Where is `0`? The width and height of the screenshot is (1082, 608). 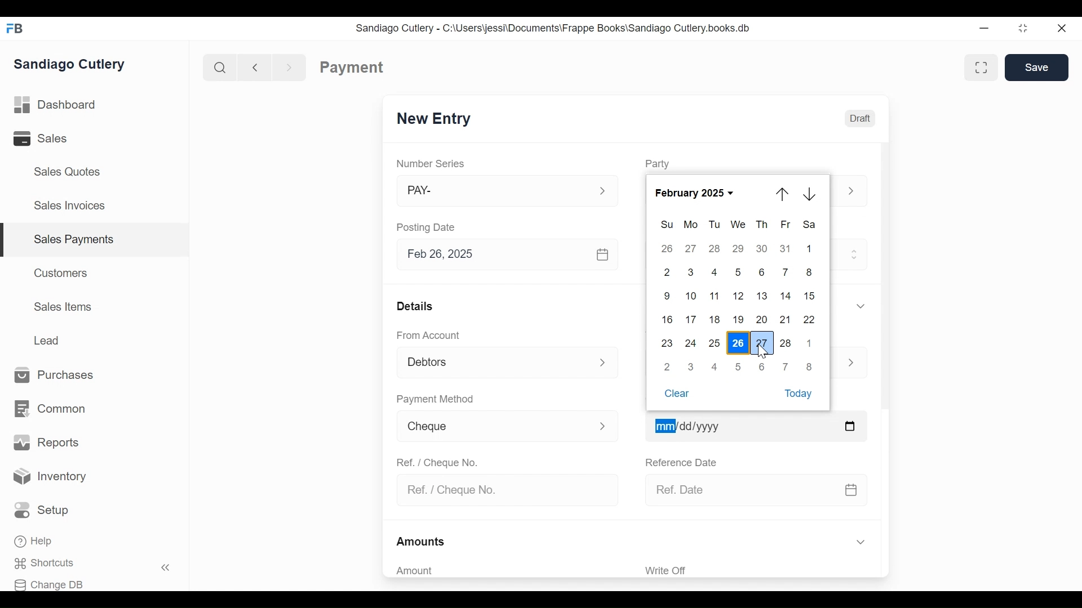 0 is located at coordinates (690, 366).